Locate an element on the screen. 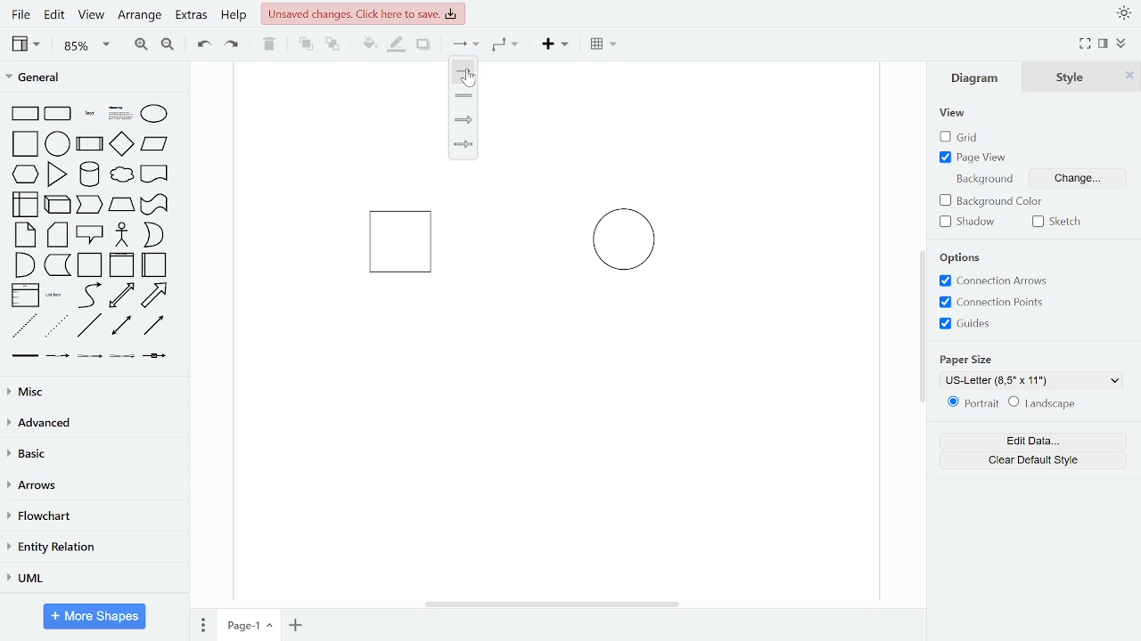 This screenshot has height=641, width=1141. simple arrow is located at coordinates (462, 145).